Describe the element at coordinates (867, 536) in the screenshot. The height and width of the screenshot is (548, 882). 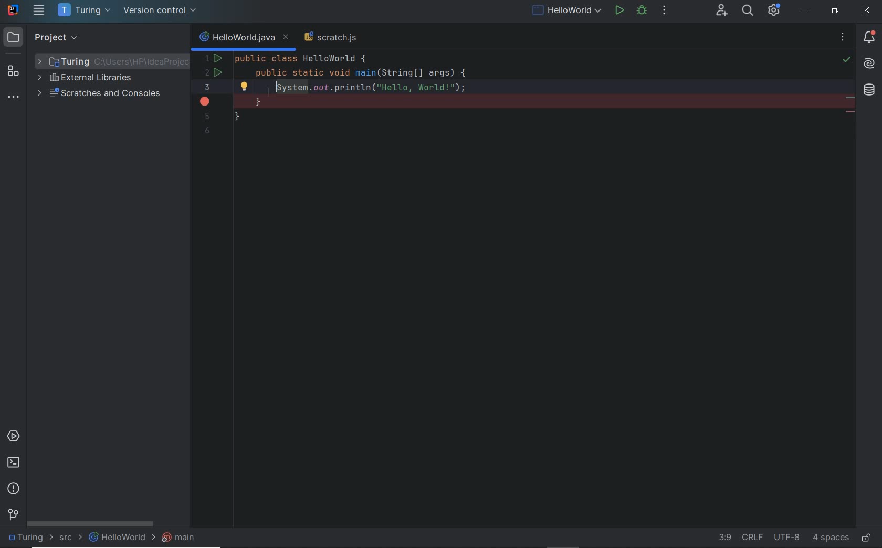
I see `make file ready only` at that location.